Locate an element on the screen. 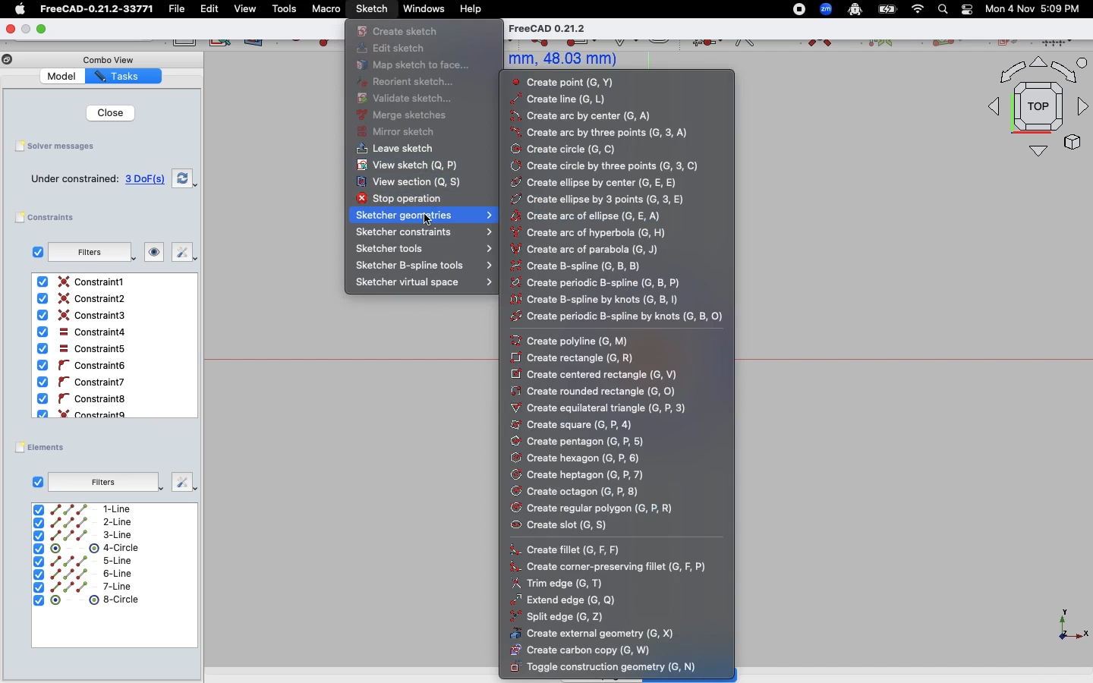  Constraint5 is located at coordinates (81, 349).